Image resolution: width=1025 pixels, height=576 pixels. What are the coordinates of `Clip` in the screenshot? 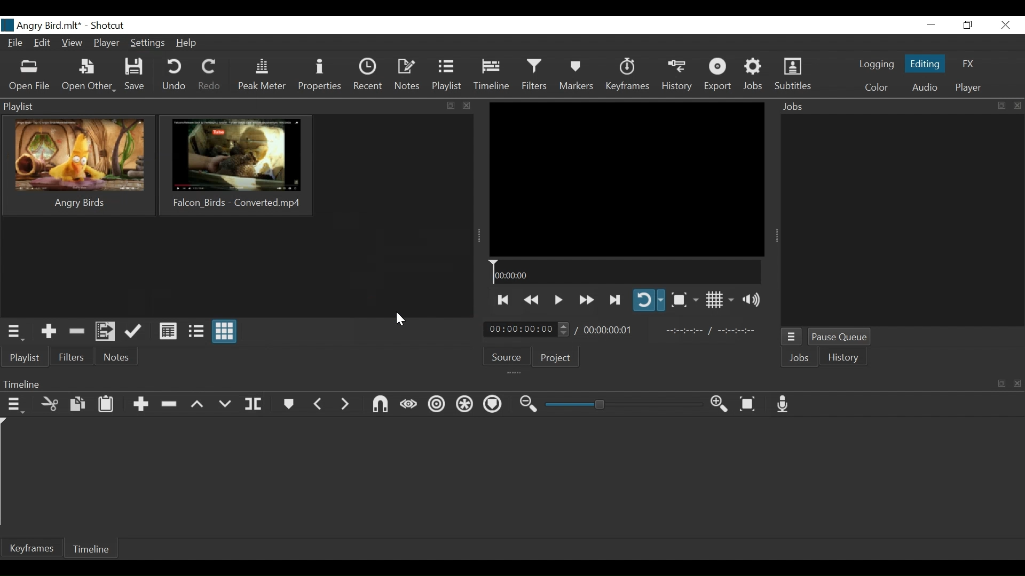 It's located at (236, 165).